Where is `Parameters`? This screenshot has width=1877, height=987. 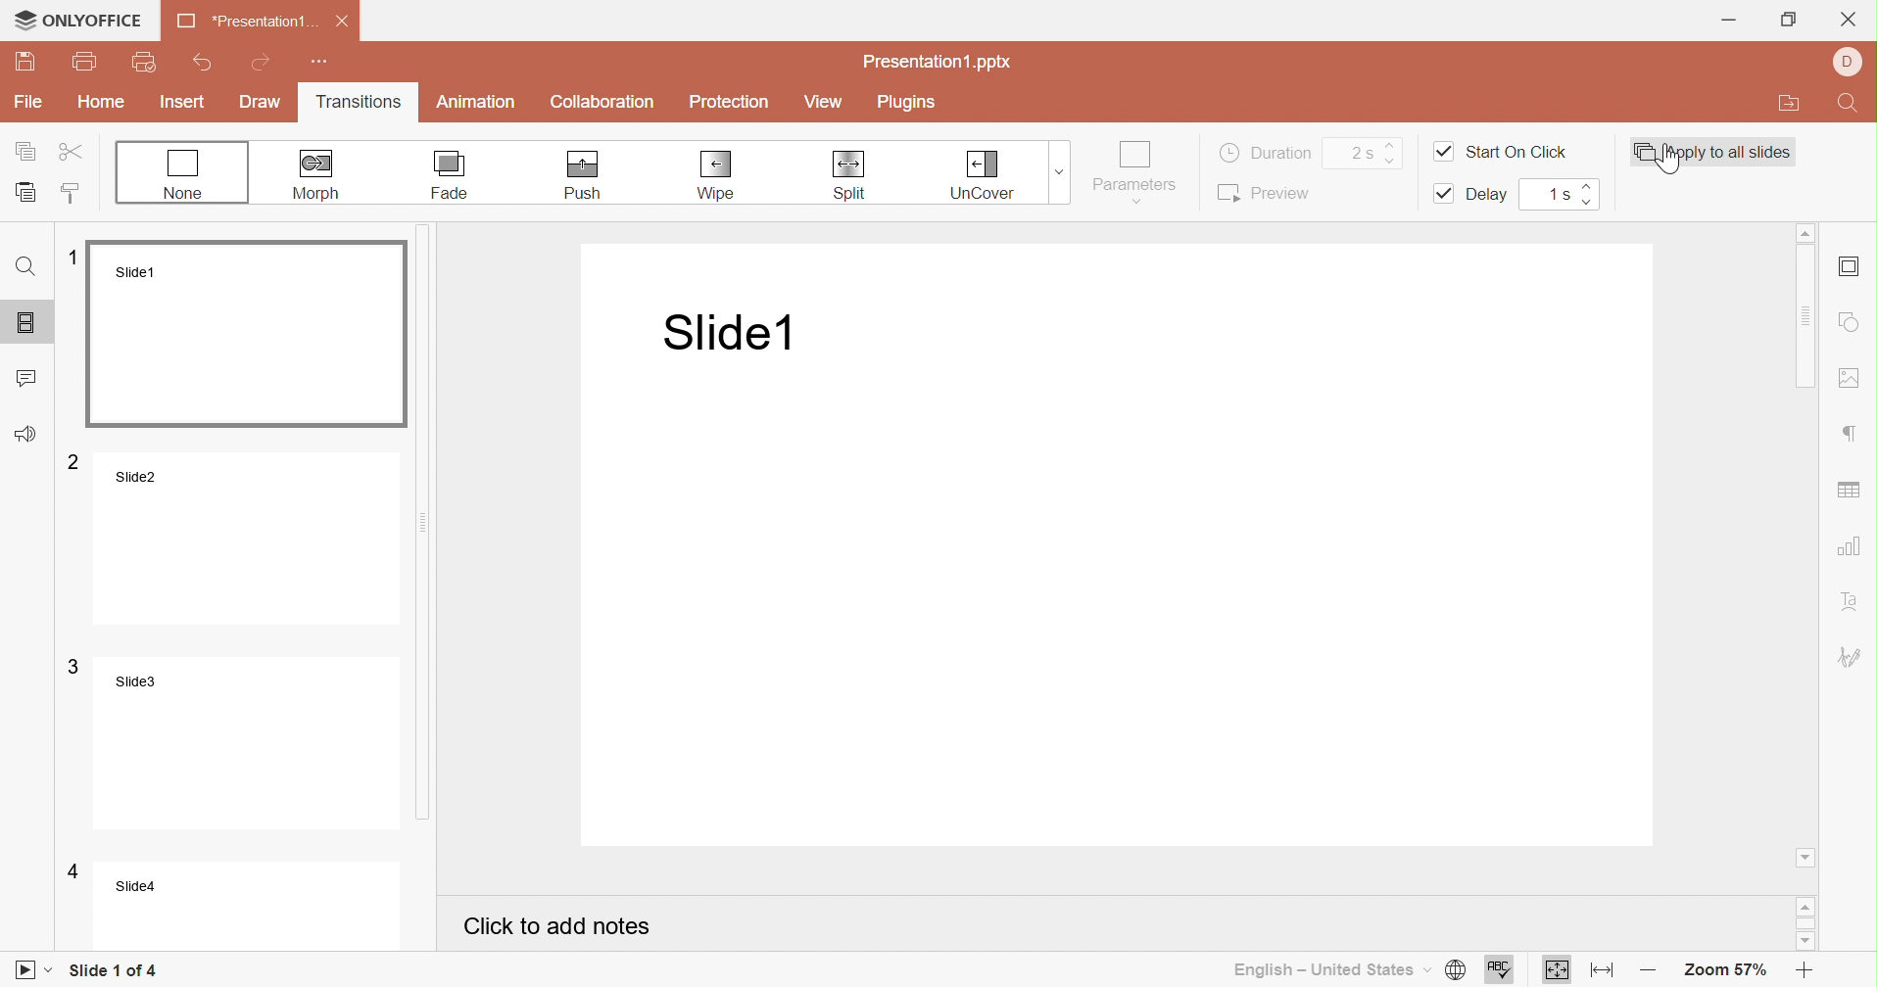 Parameters is located at coordinates (1135, 171).